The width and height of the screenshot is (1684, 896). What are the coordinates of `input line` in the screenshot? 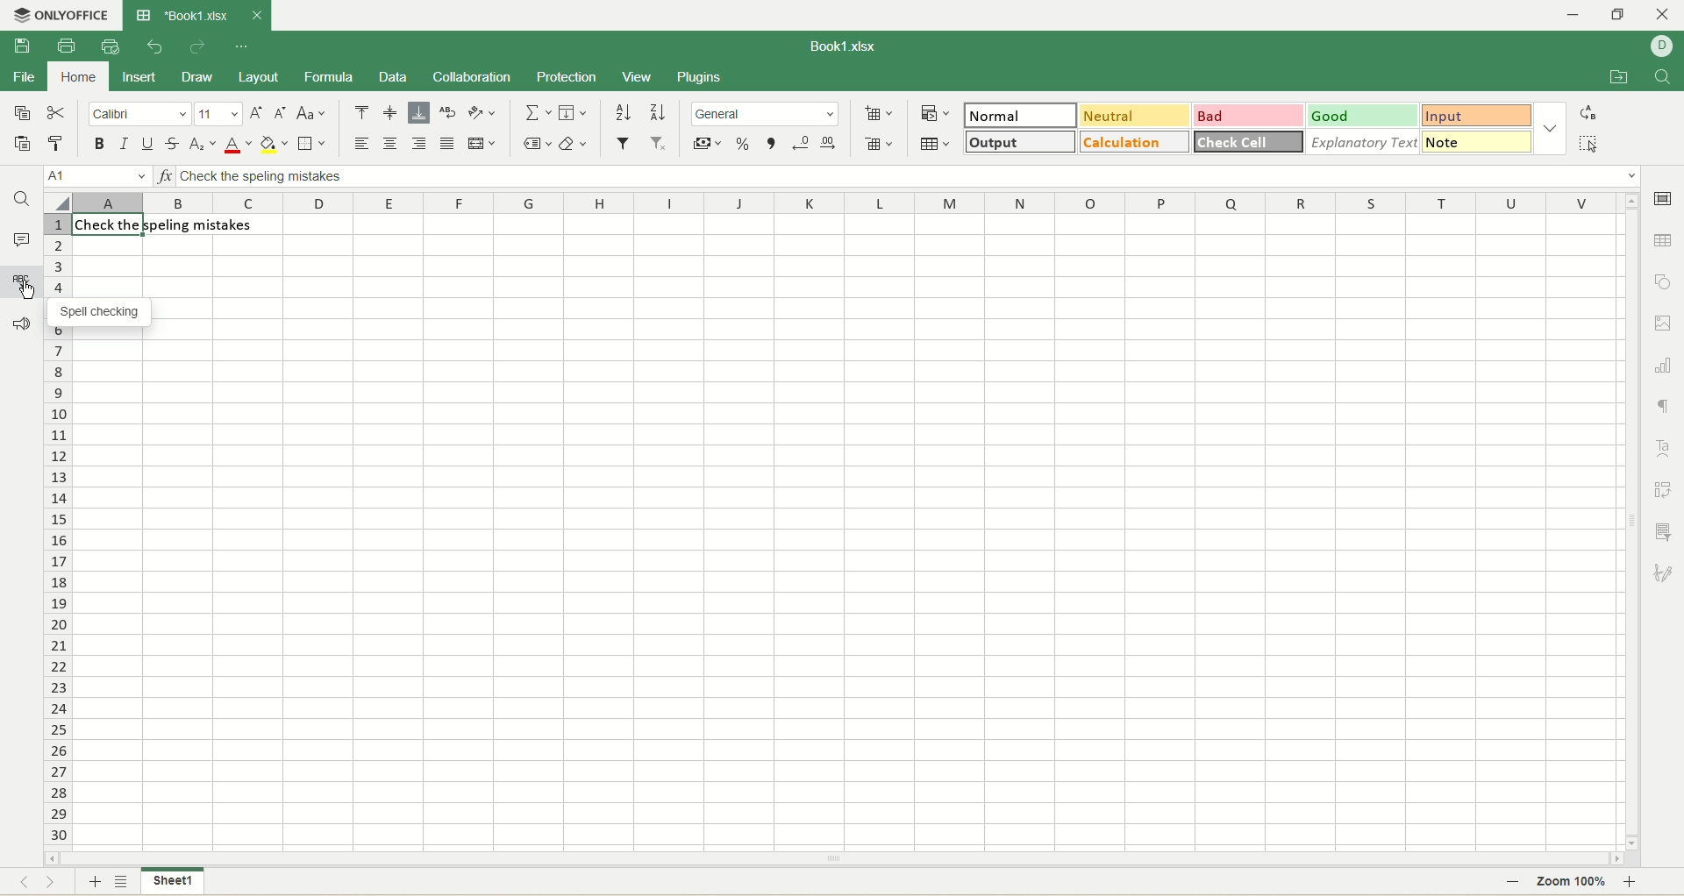 It's located at (908, 177).